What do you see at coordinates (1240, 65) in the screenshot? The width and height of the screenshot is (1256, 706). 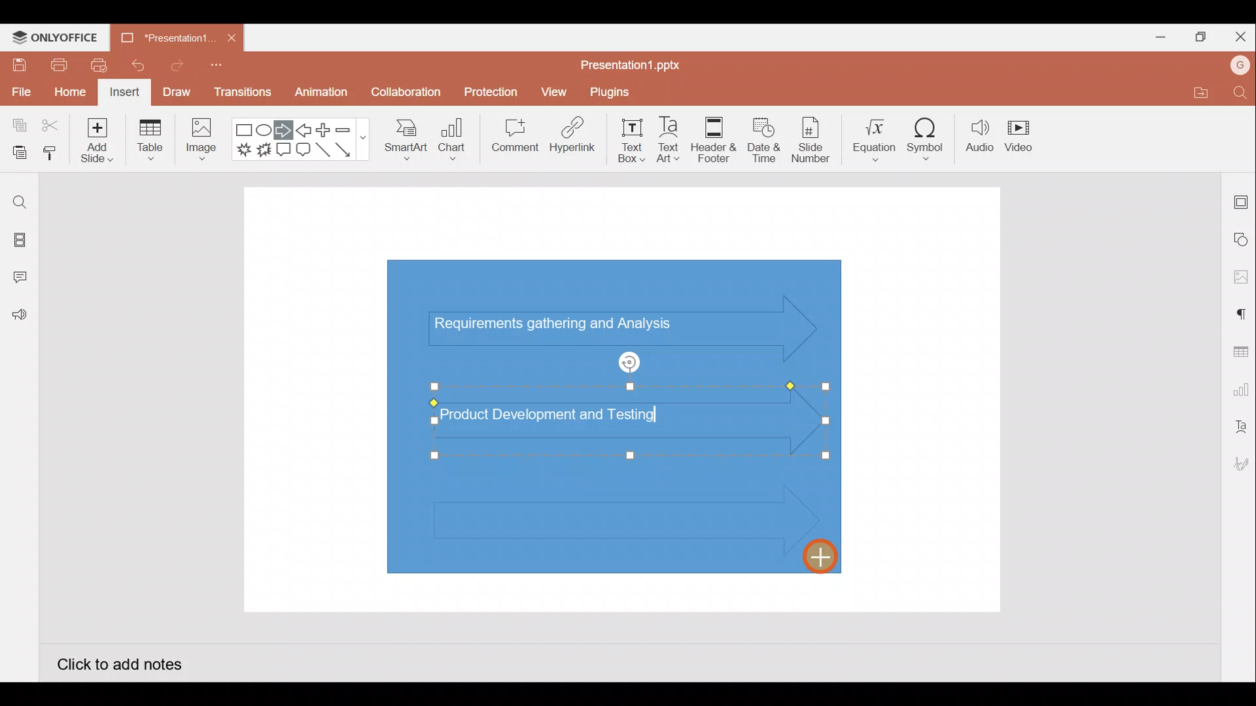 I see `Account name` at bounding box center [1240, 65].